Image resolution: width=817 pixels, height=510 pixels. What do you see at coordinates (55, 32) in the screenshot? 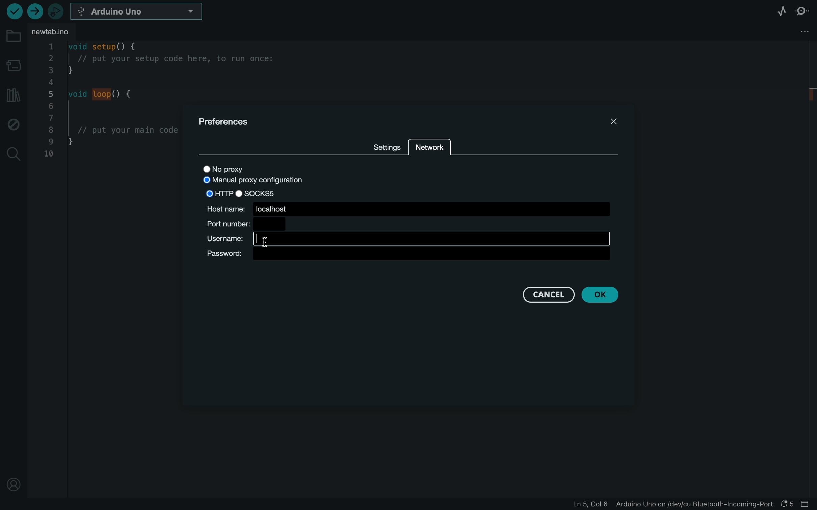
I see `file tab` at bounding box center [55, 32].